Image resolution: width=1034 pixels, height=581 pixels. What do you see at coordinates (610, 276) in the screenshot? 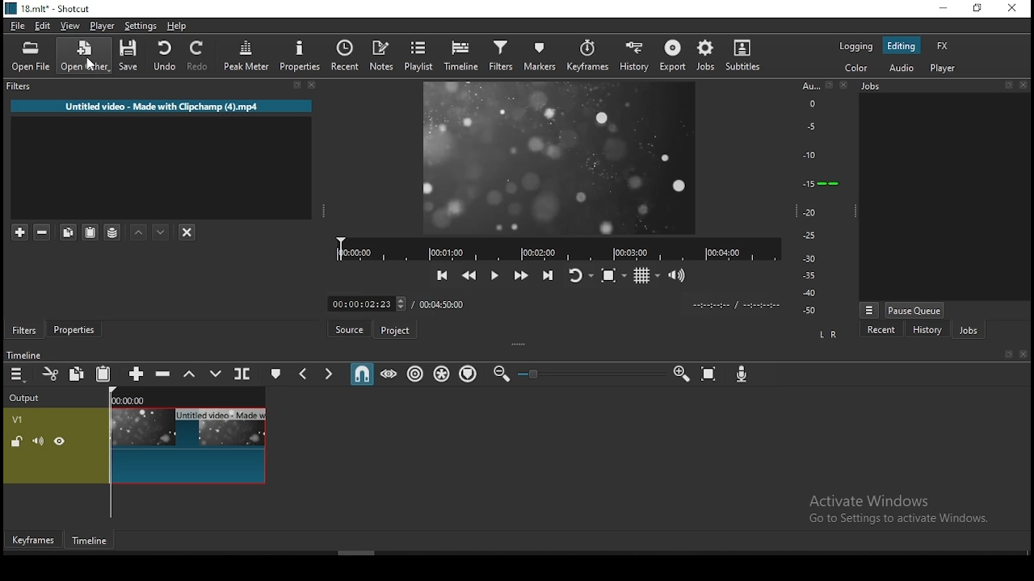
I see `toggle zoom` at bounding box center [610, 276].